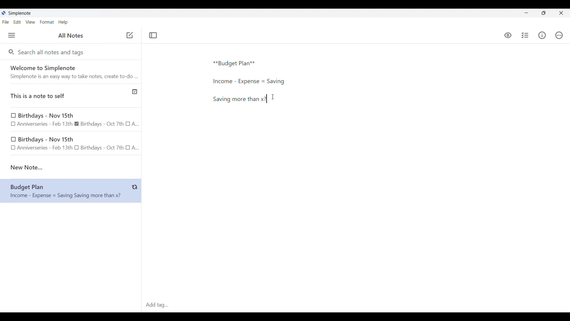 This screenshot has width=570, height=321. Describe the element at coordinates (234, 64) in the screenshot. I see `Text typed in` at that location.